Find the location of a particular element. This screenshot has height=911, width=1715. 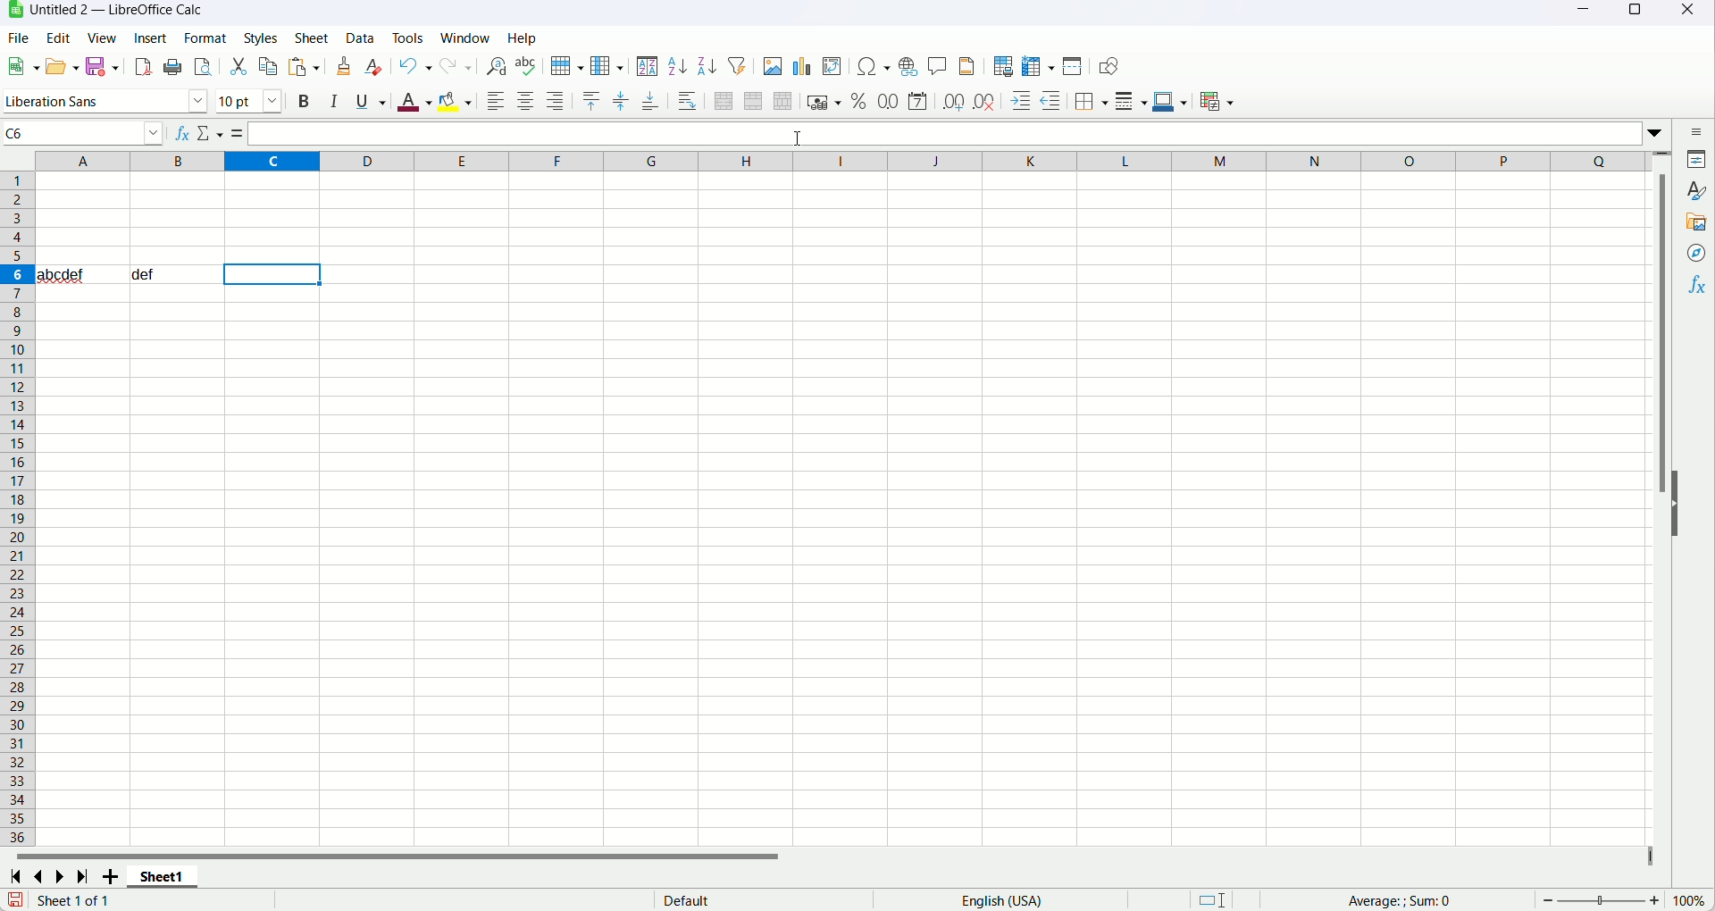

window is located at coordinates (464, 38).